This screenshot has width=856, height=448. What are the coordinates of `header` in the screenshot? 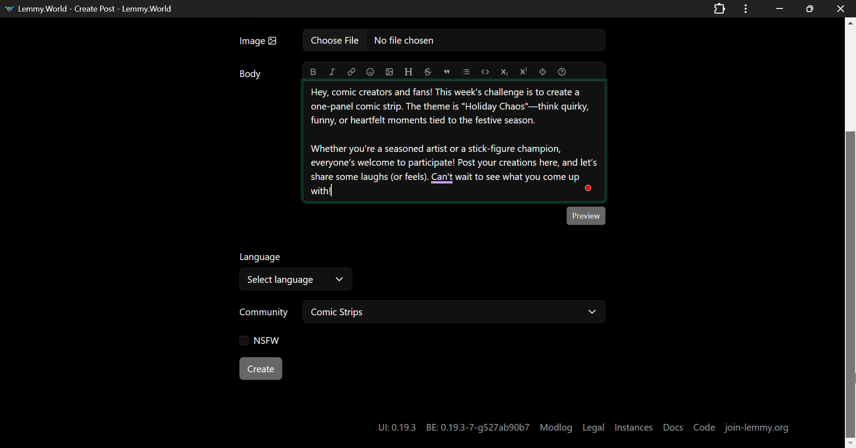 It's located at (407, 72).